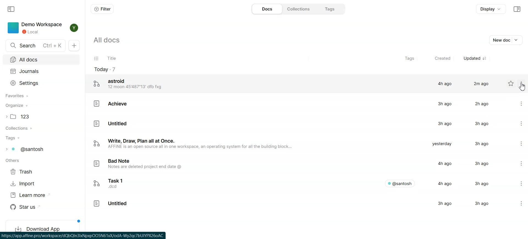 Image resolution: width=528 pixels, height=239 pixels. Describe the element at coordinates (516, 164) in the screenshot. I see `Settings` at that location.